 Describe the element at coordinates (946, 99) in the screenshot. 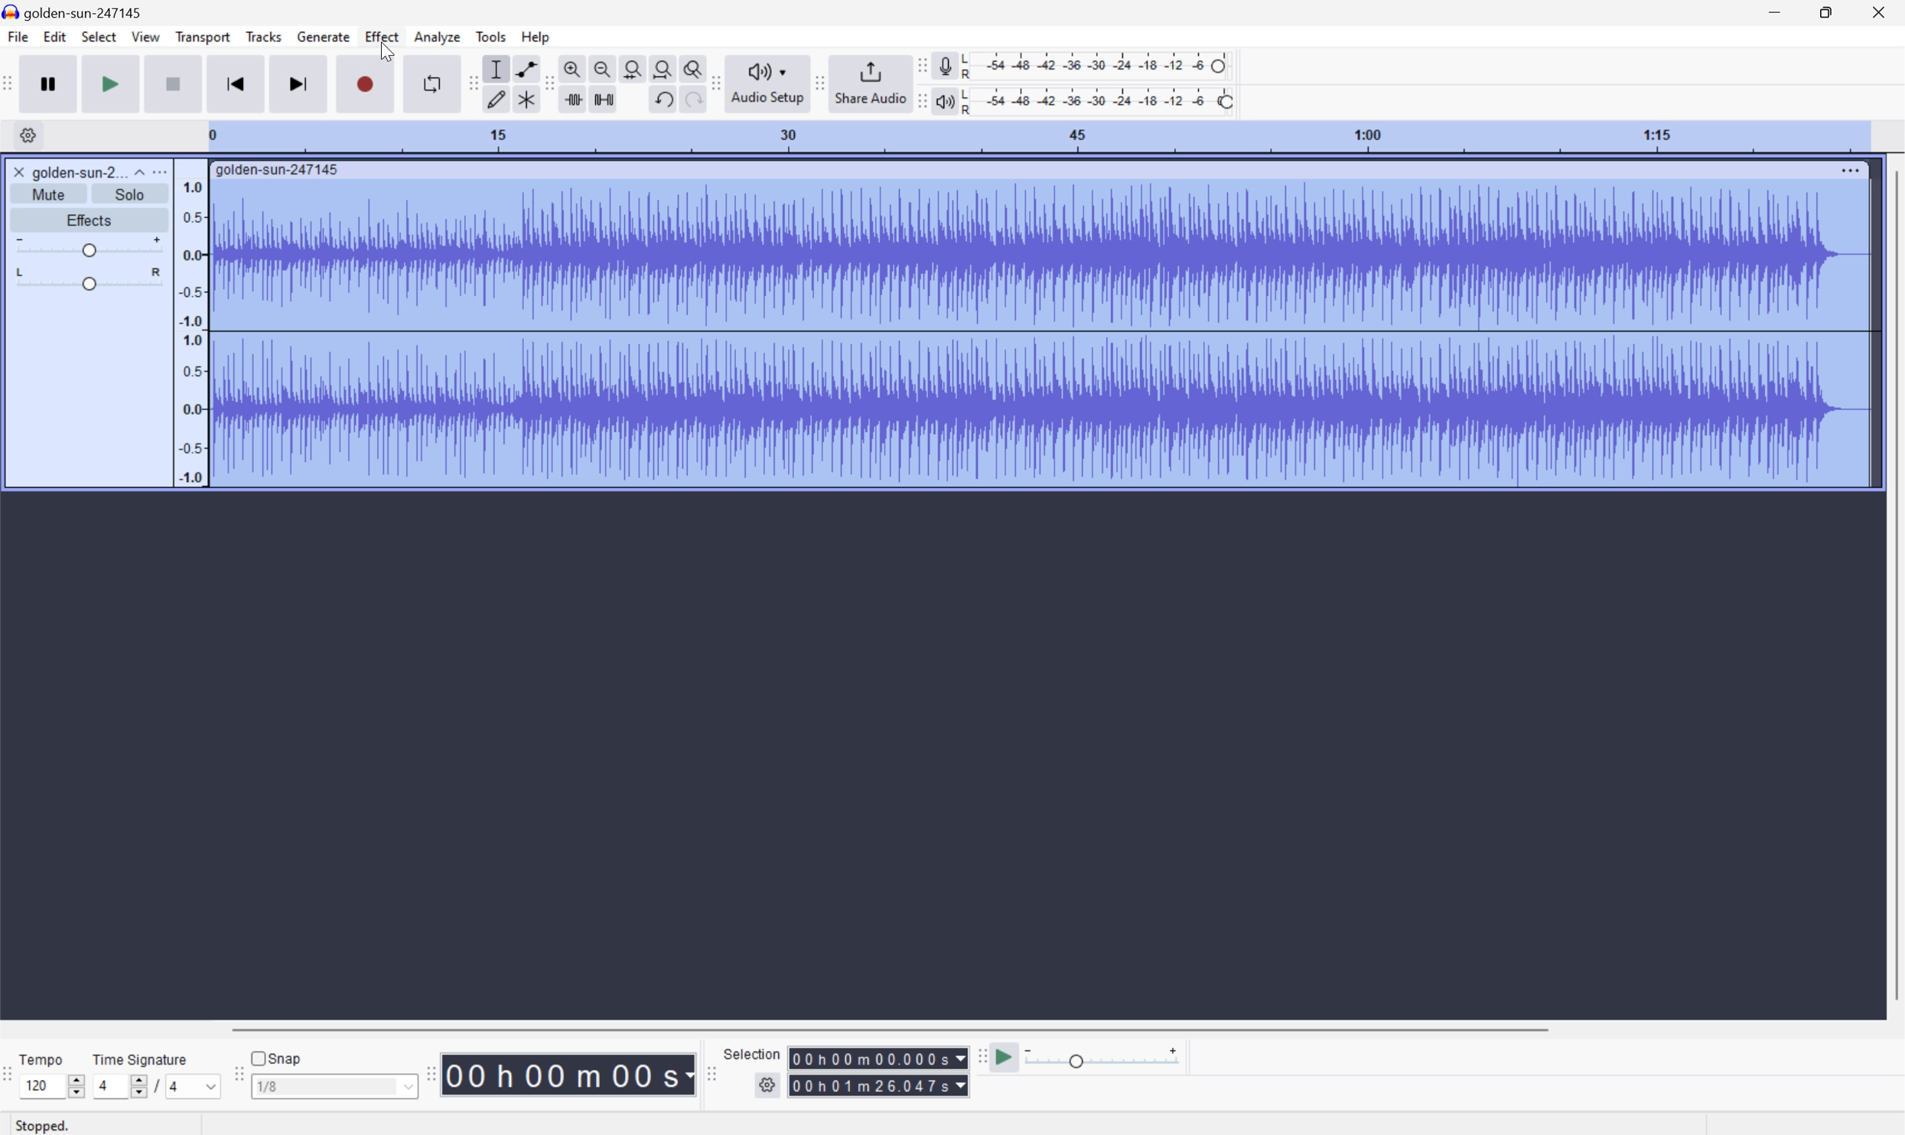

I see `Playback meter` at that location.